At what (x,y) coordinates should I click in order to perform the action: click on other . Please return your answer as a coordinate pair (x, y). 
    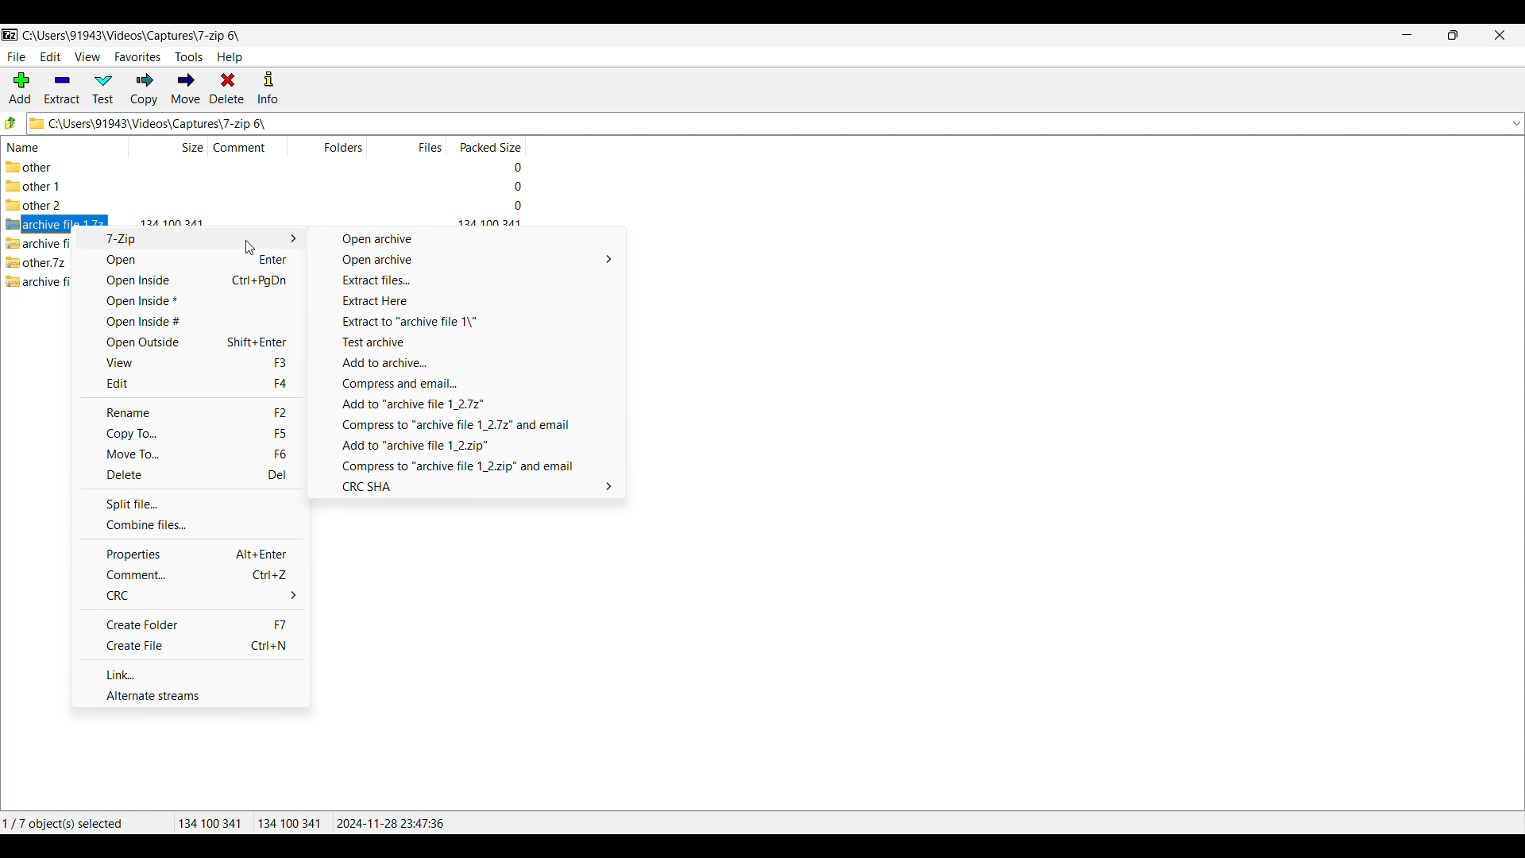
    Looking at the image, I should click on (40, 167).